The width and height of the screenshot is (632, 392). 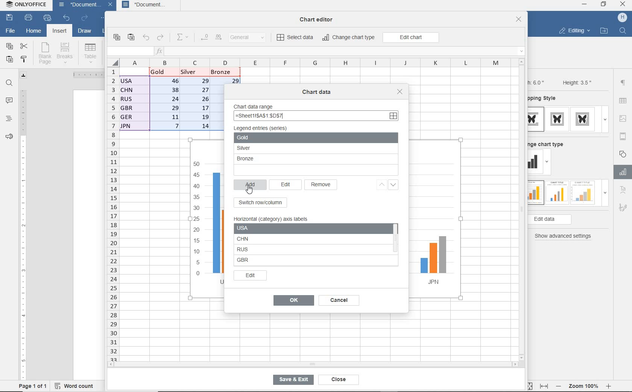 I want to click on rows, so click(x=112, y=214).